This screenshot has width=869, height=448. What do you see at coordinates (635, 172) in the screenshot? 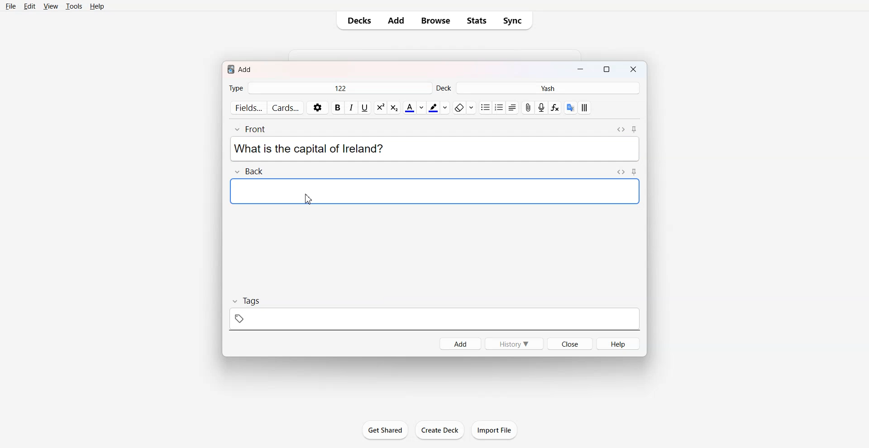
I see `Toggle Sticky` at bounding box center [635, 172].